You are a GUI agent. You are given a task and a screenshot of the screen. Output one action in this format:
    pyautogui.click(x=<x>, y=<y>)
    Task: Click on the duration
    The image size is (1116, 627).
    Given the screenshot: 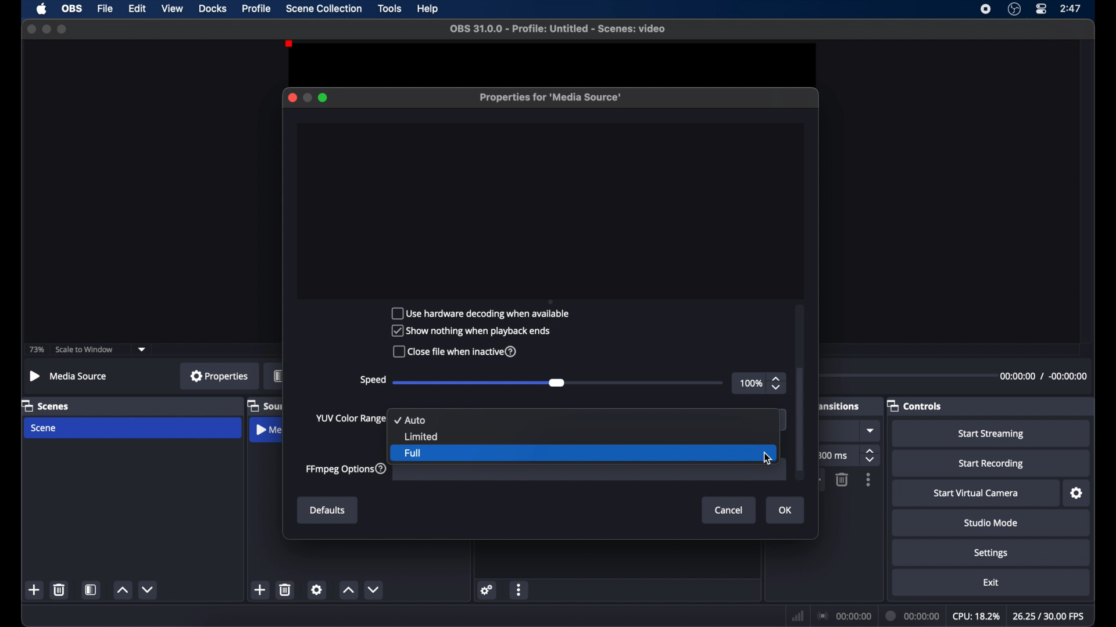 What is the action you would take?
    pyautogui.click(x=1042, y=376)
    